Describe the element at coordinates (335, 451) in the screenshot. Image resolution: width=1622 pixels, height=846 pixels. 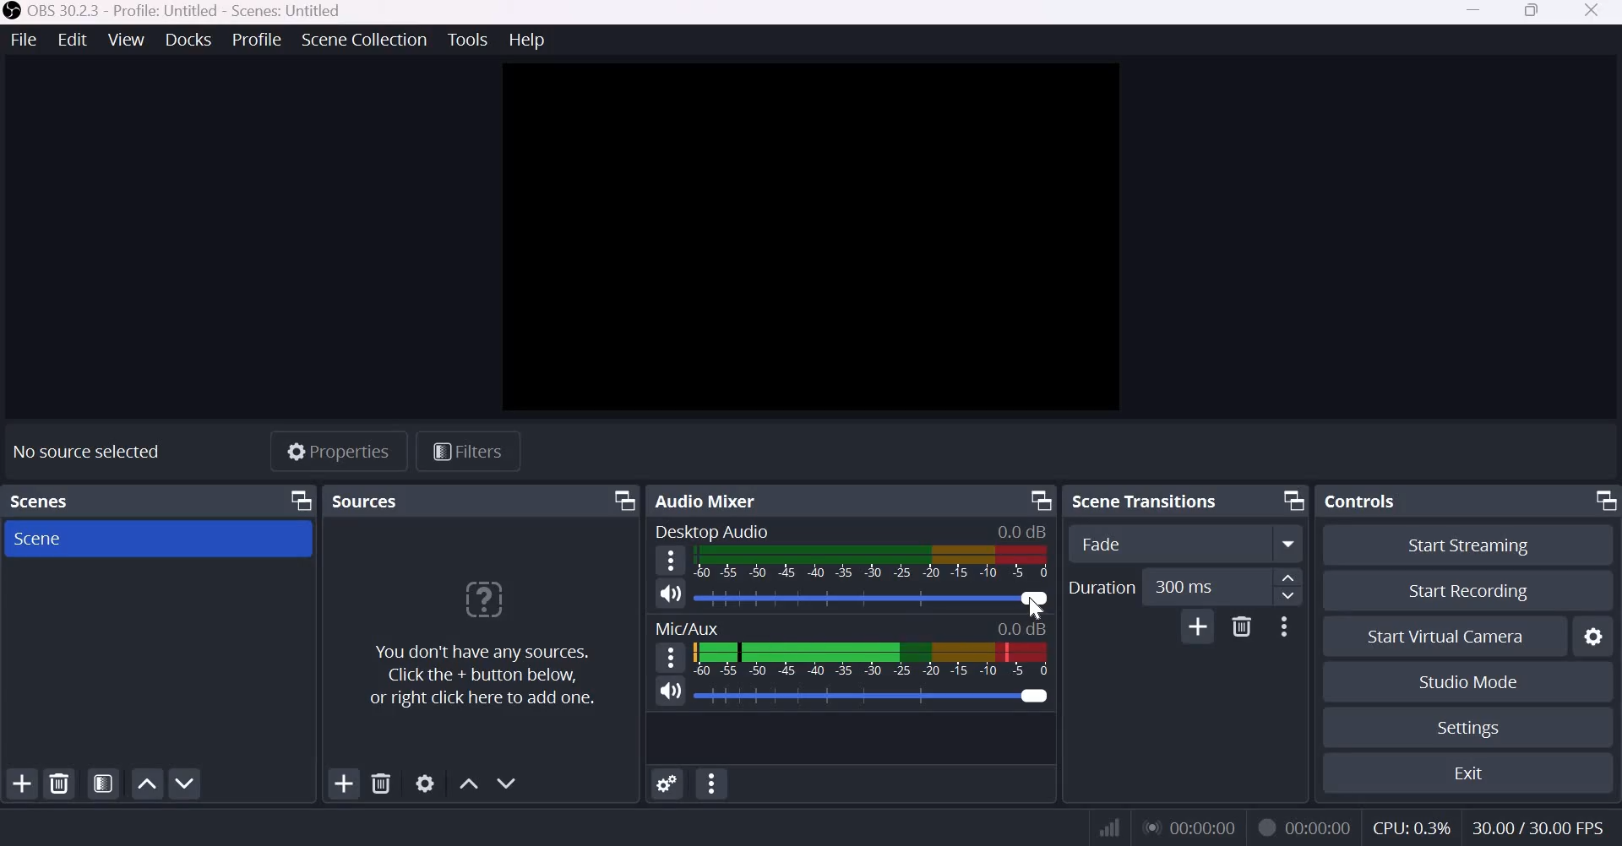
I see `Properties` at that location.